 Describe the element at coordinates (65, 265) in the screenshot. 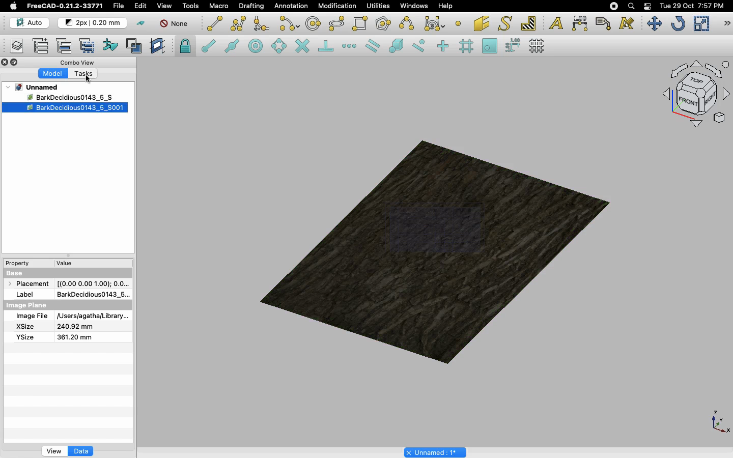

I see `Value` at that location.